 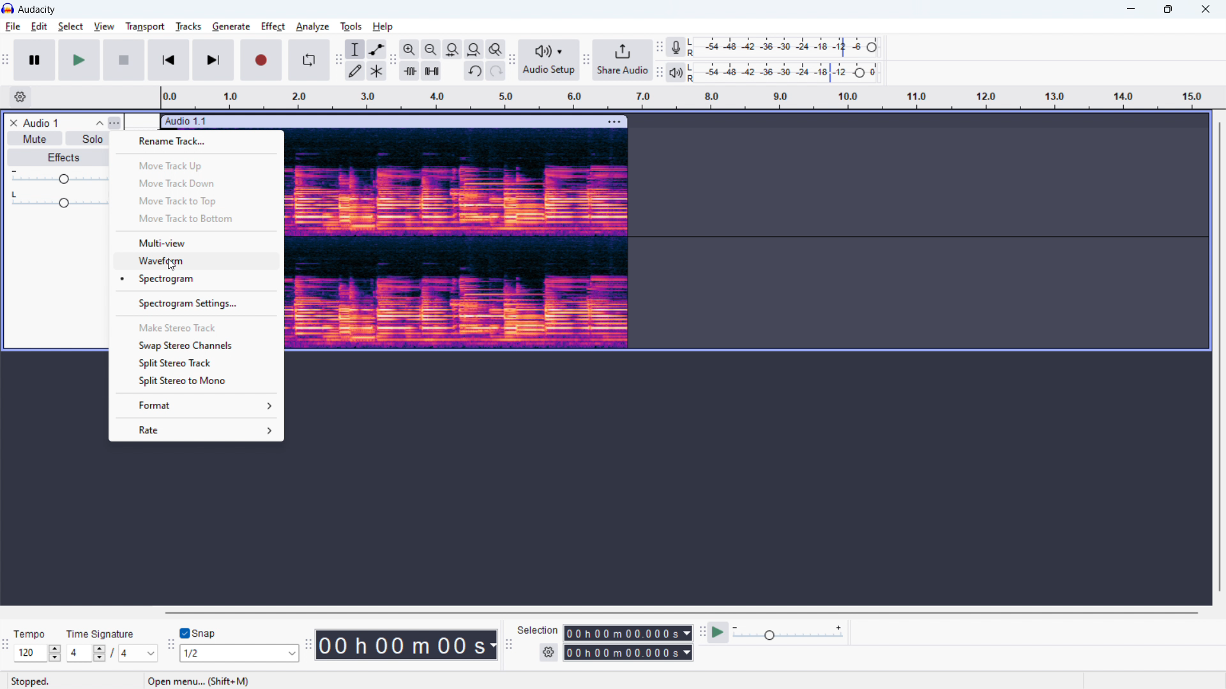 I want to click on undo, so click(x=474, y=71).